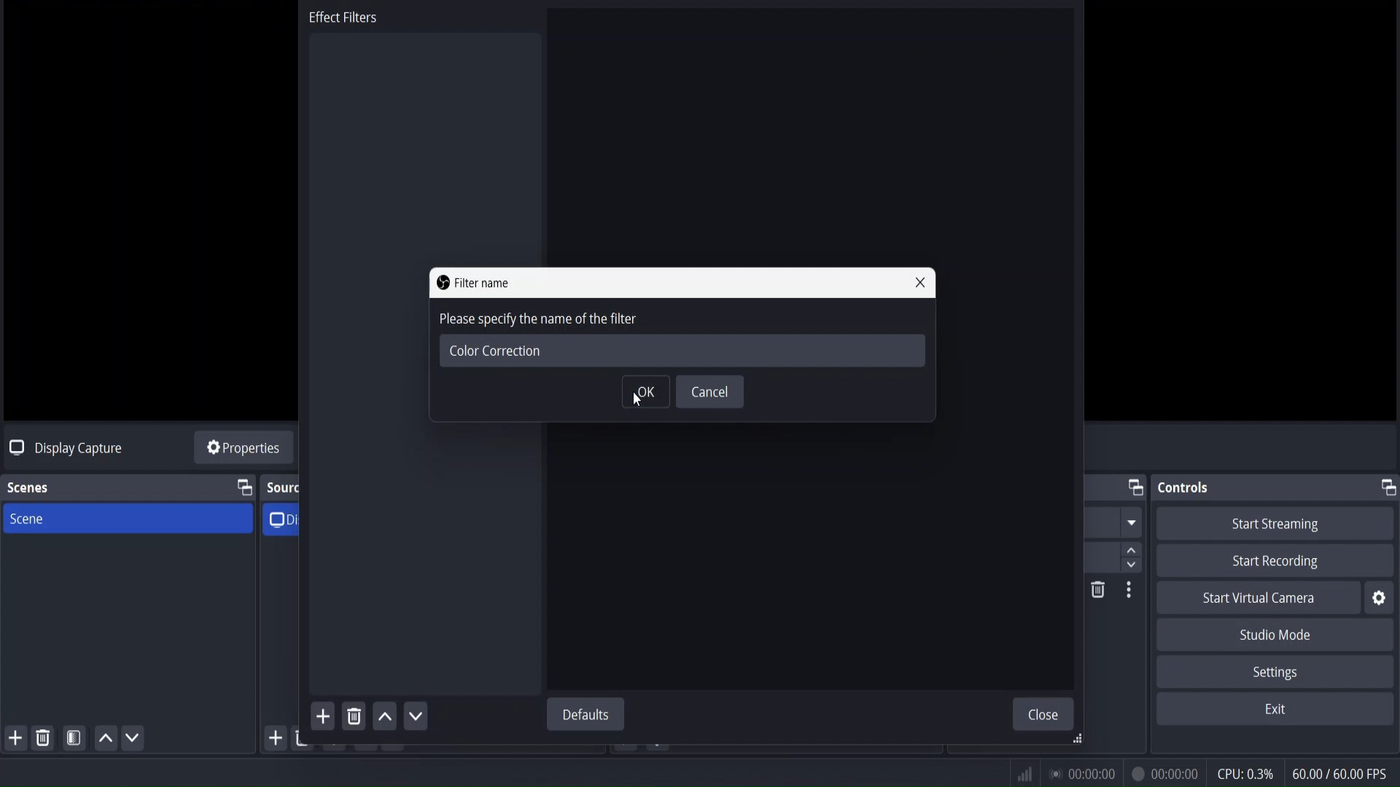 This screenshot has height=787, width=1400. What do you see at coordinates (1272, 672) in the screenshot?
I see `settings` at bounding box center [1272, 672].